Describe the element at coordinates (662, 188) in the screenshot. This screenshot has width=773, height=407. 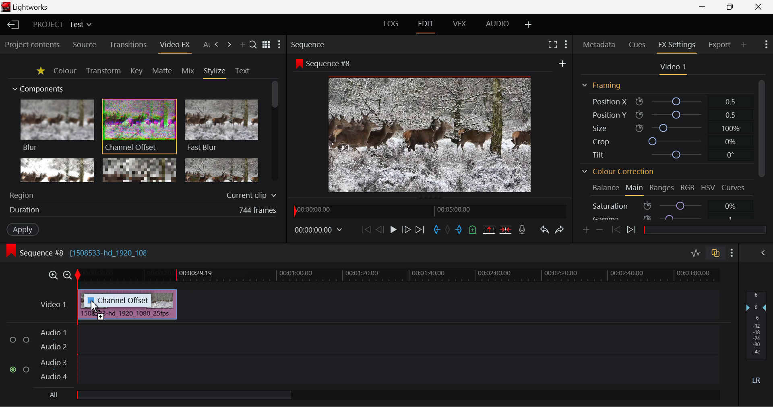
I see `Ranges` at that location.